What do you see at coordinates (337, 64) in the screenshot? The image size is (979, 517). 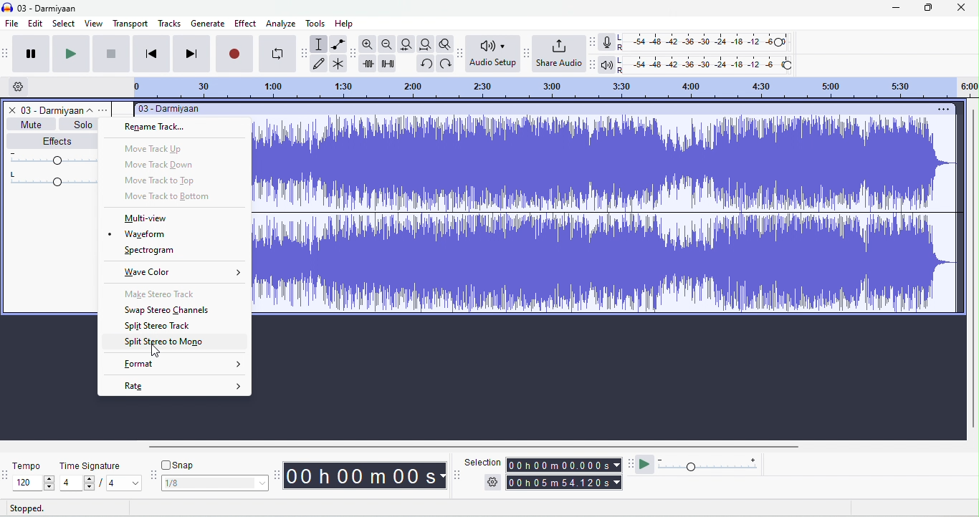 I see `multi tool` at bounding box center [337, 64].